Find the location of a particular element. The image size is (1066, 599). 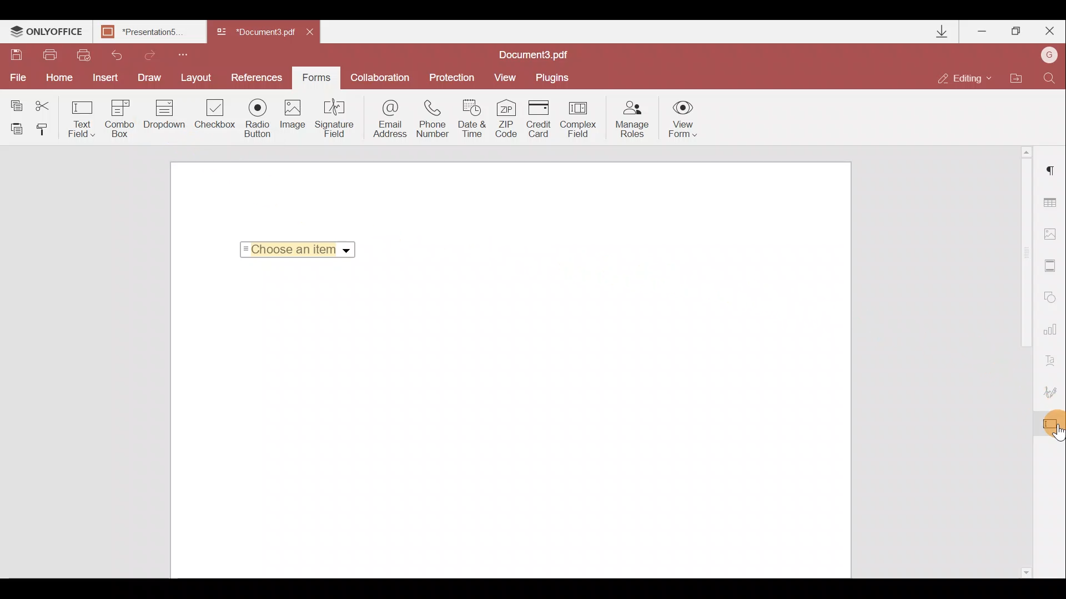

Collaboration is located at coordinates (380, 76).